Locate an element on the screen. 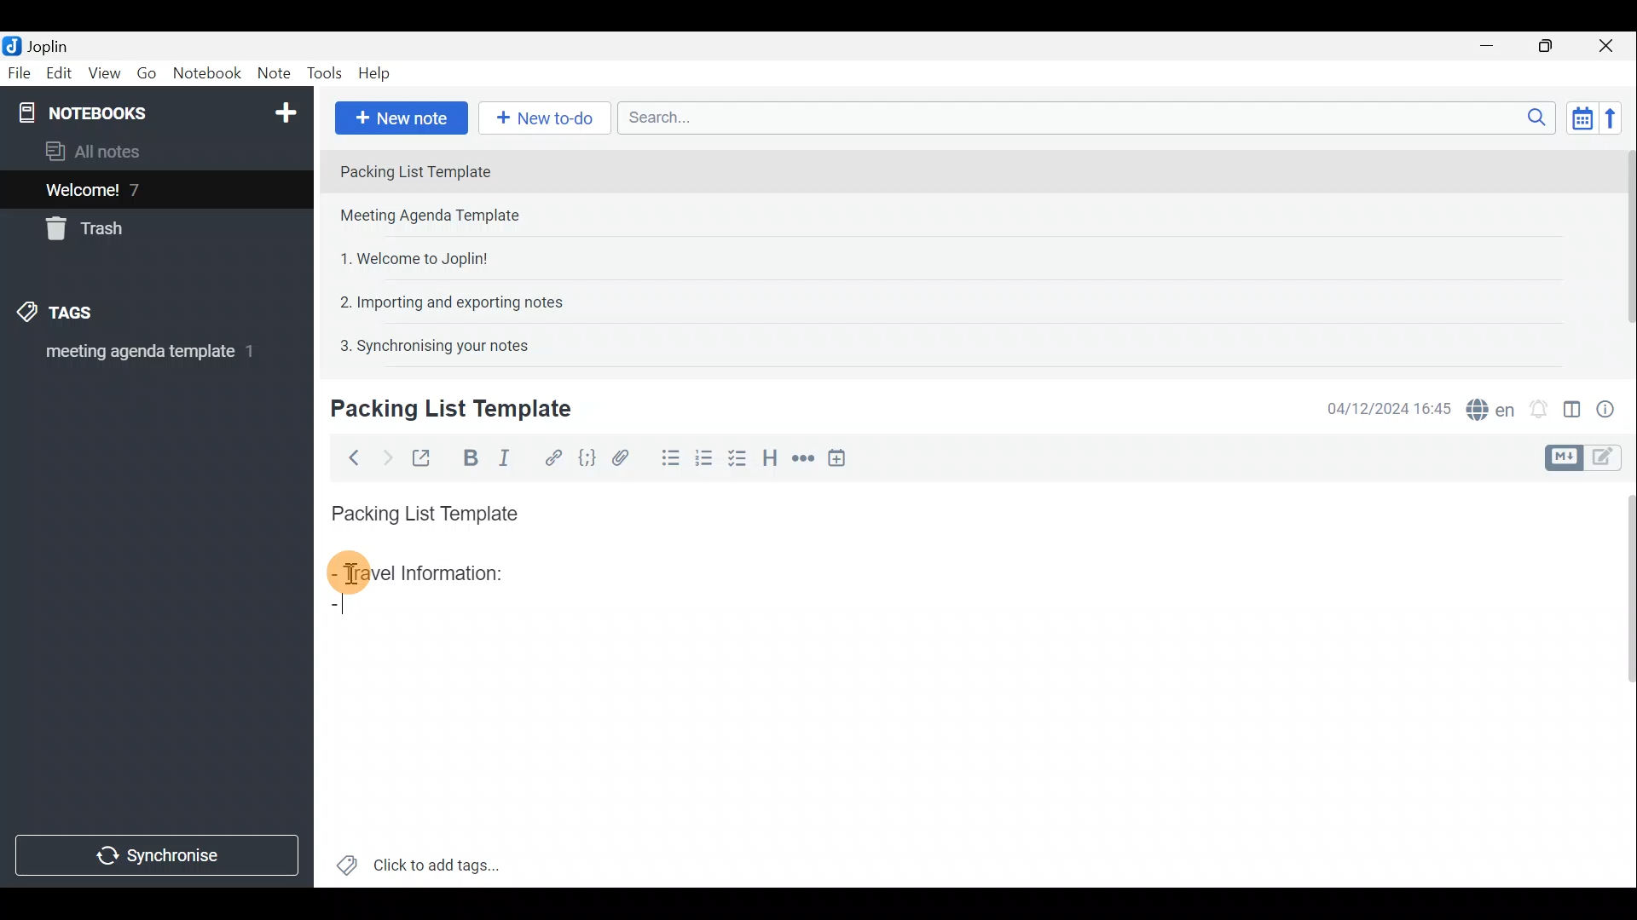  Bulleted list is located at coordinates (667, 461).